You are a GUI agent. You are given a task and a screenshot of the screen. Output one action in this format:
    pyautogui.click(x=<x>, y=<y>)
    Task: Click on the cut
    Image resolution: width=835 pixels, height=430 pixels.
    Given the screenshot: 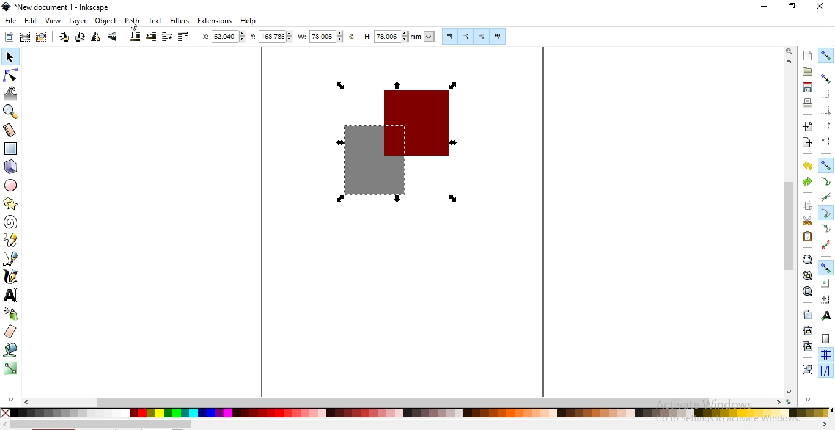 What is the action you would take?
    pyautogui.click(x=807, y=221)
    